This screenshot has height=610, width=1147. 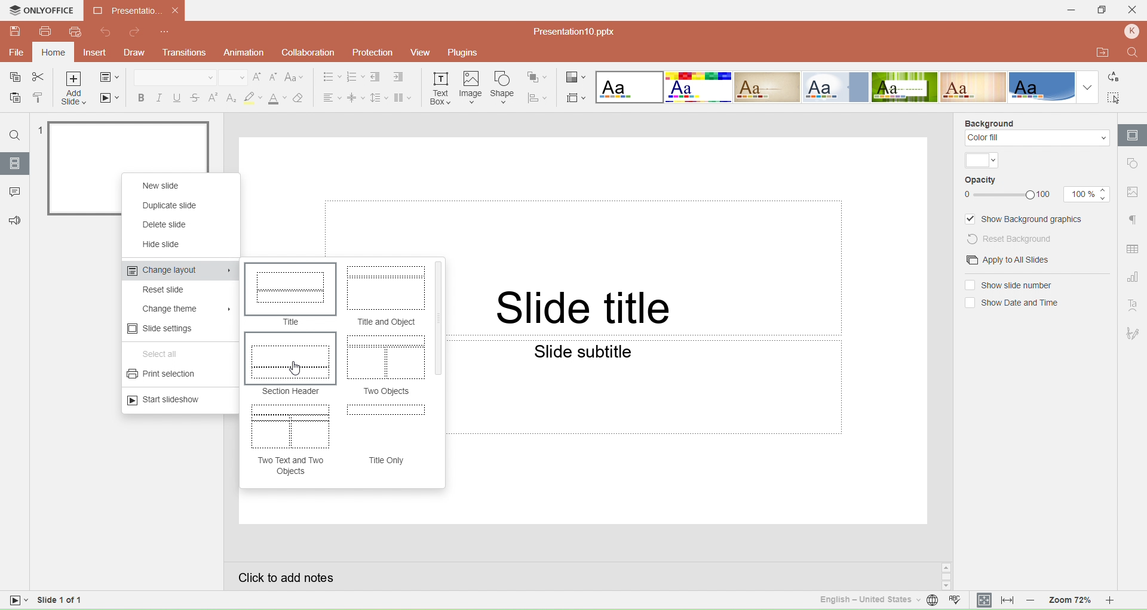 What do you see at coordinates (231, 77) in the screenshot?
I see `Font size` at bounding box center [231, 77].